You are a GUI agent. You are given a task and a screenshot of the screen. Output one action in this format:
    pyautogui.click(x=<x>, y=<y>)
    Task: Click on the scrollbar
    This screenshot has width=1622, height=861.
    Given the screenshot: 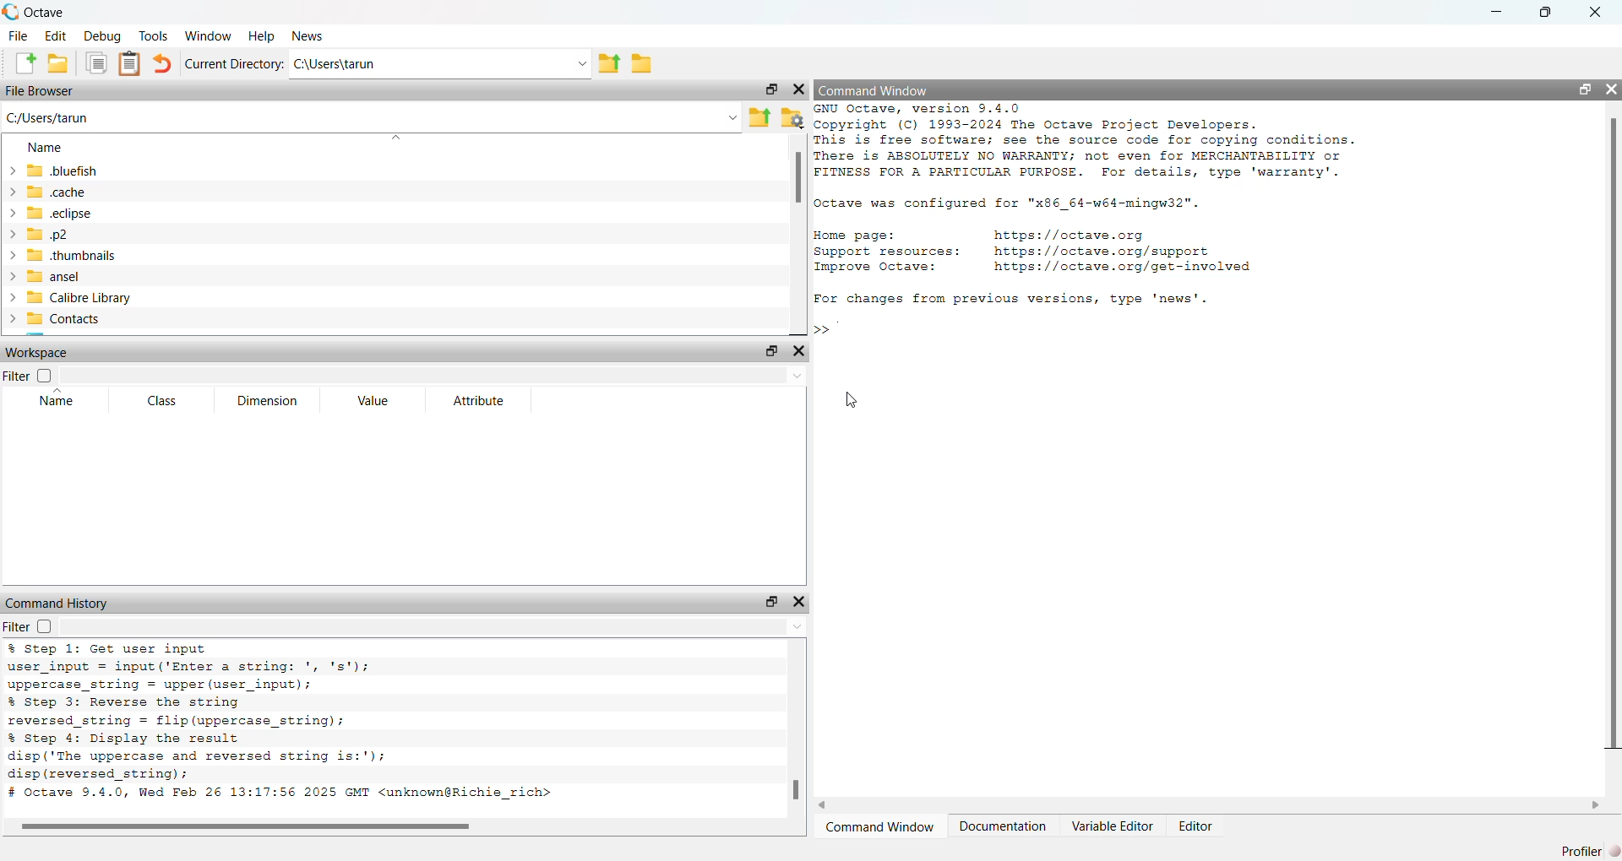 What is the action you would take?
    pyautogui.click(x=798, y=180)
    